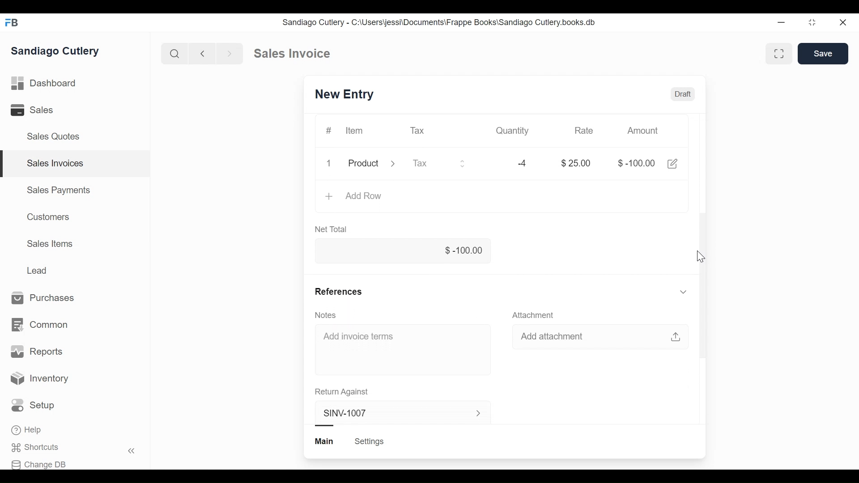 Image resolution: width=859 pixels, height=483 pixels. What do you see at coordinates (43, 83) in the screenshot?
I see `Dashboard` at bounding box center [43, 83].